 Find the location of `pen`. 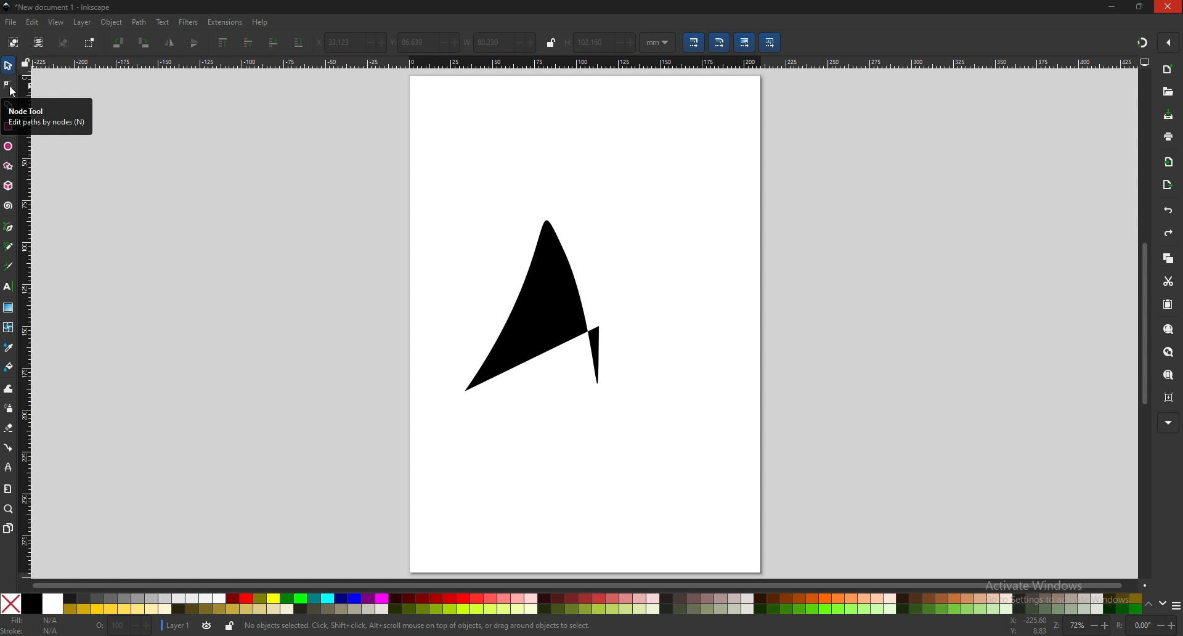

pen is located at coordinates (9, 227).